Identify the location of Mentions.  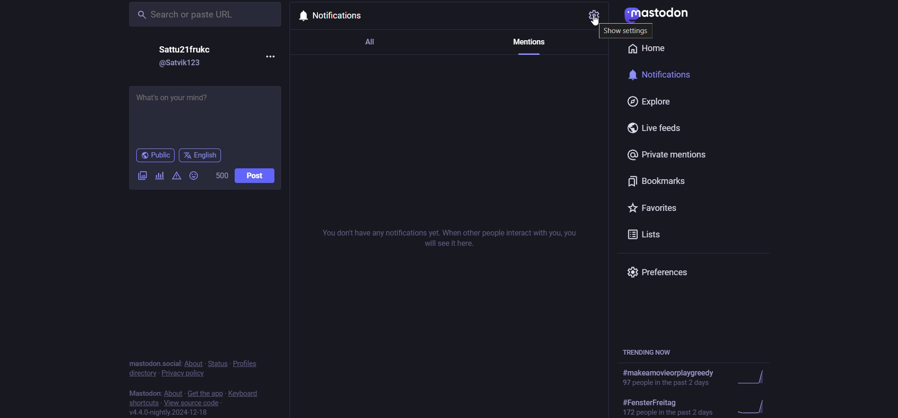
(532, 46).